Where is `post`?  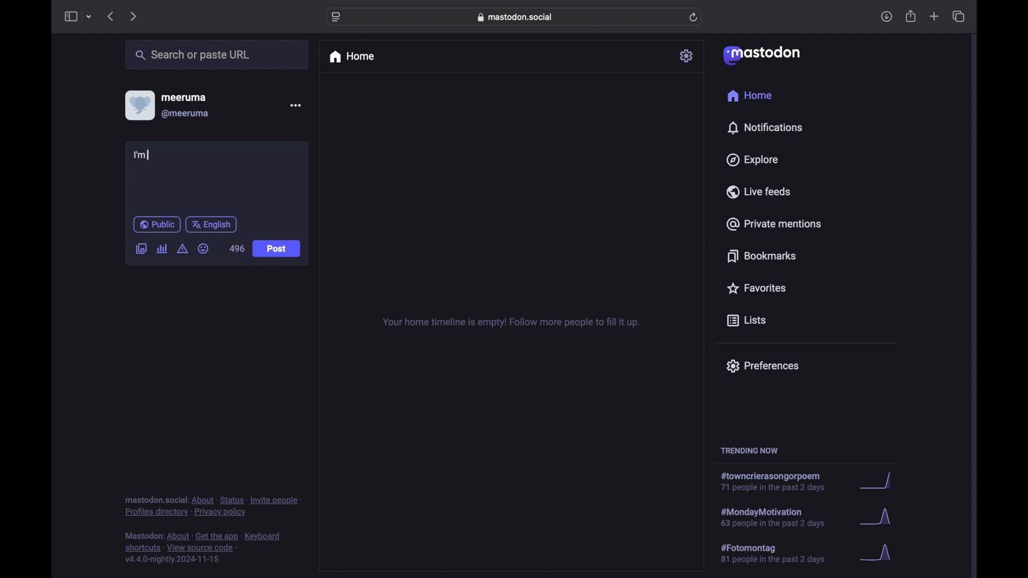 post is located at coordinates (276, 249).